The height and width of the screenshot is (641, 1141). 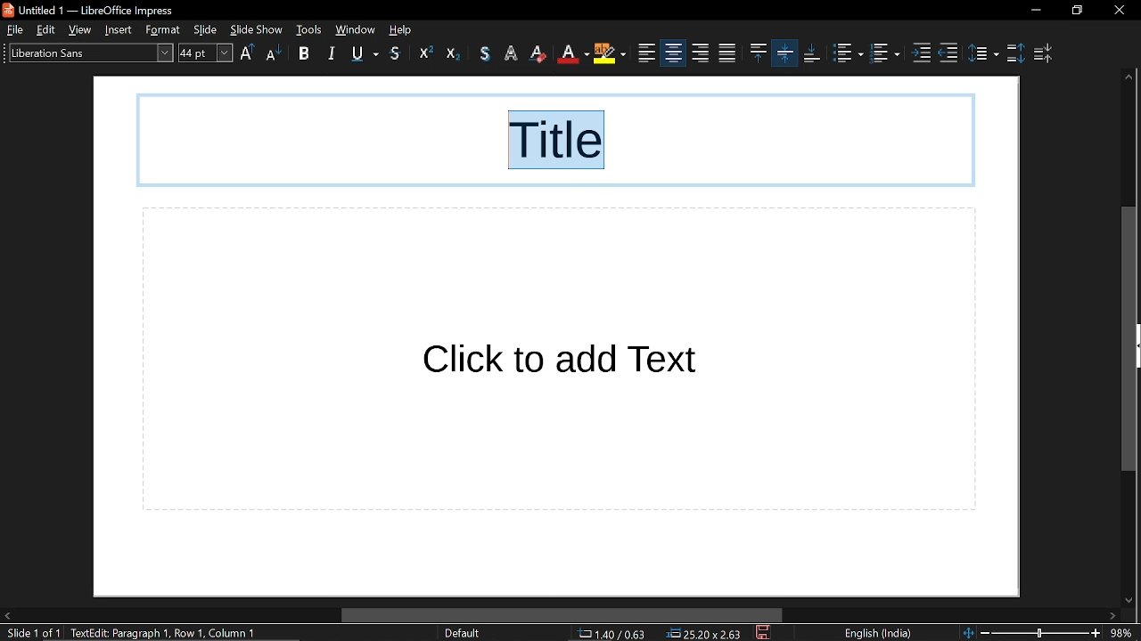 What do you see at coordinates (512, 53) in the screenshot?
I see `erase` at bounding box center [512, 53].